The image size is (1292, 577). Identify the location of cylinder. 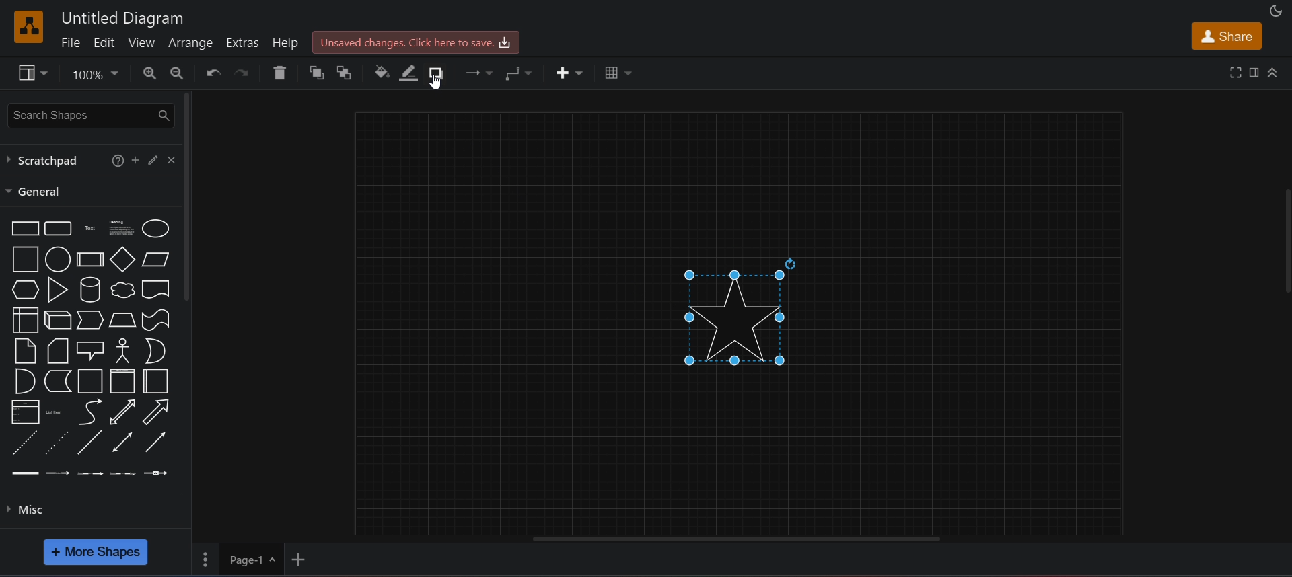
(88, 289).